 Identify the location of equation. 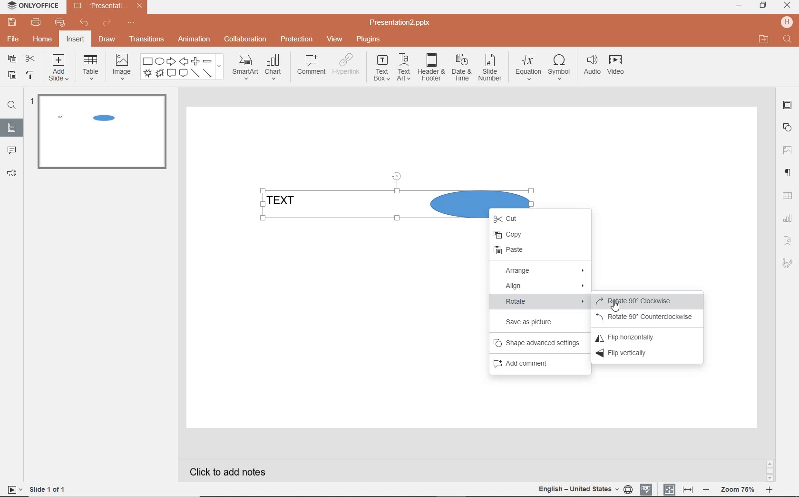
(526, 69).